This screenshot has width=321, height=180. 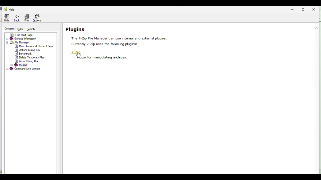 What do you see at coordinates (78, 55) in the screenshot?
I see `click` at bounding box center [78, 55].